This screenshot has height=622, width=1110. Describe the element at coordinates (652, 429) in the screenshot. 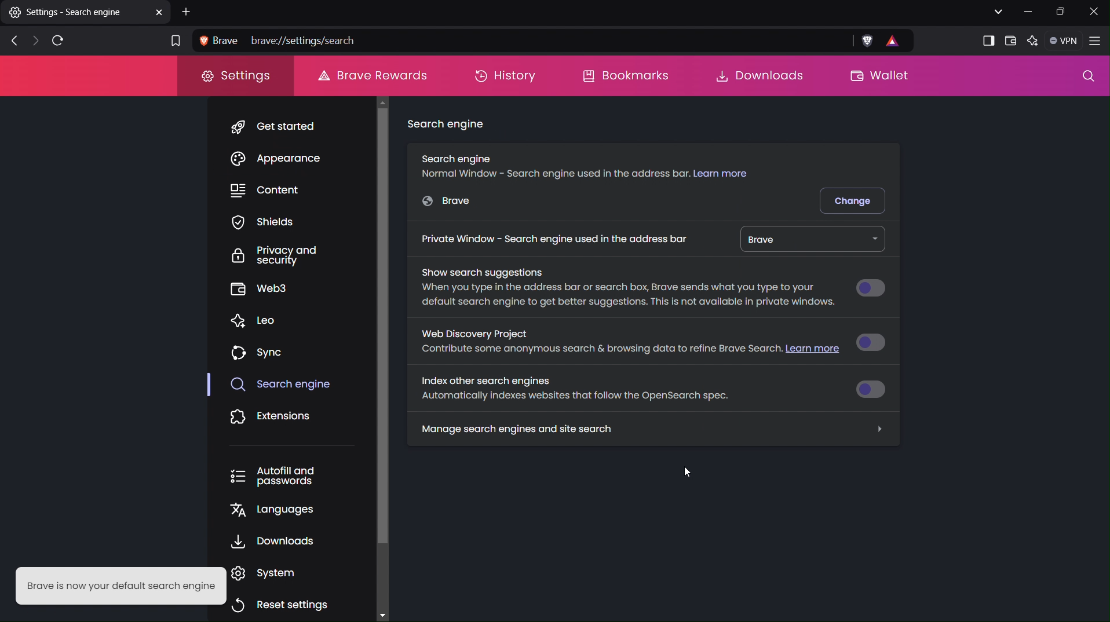

I see `Manage search engines and site search` at that location.